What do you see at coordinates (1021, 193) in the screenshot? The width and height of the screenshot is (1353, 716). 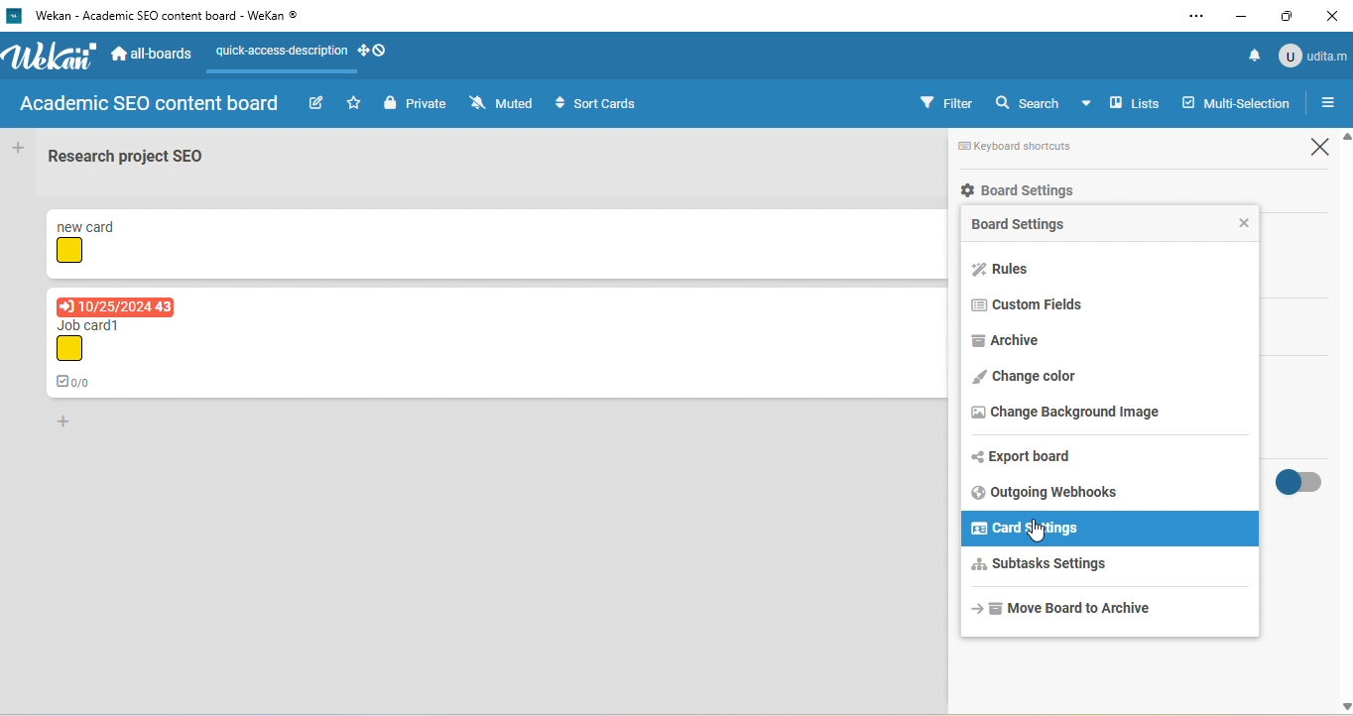 I see `board settings` at bounding box center [1021, 193].